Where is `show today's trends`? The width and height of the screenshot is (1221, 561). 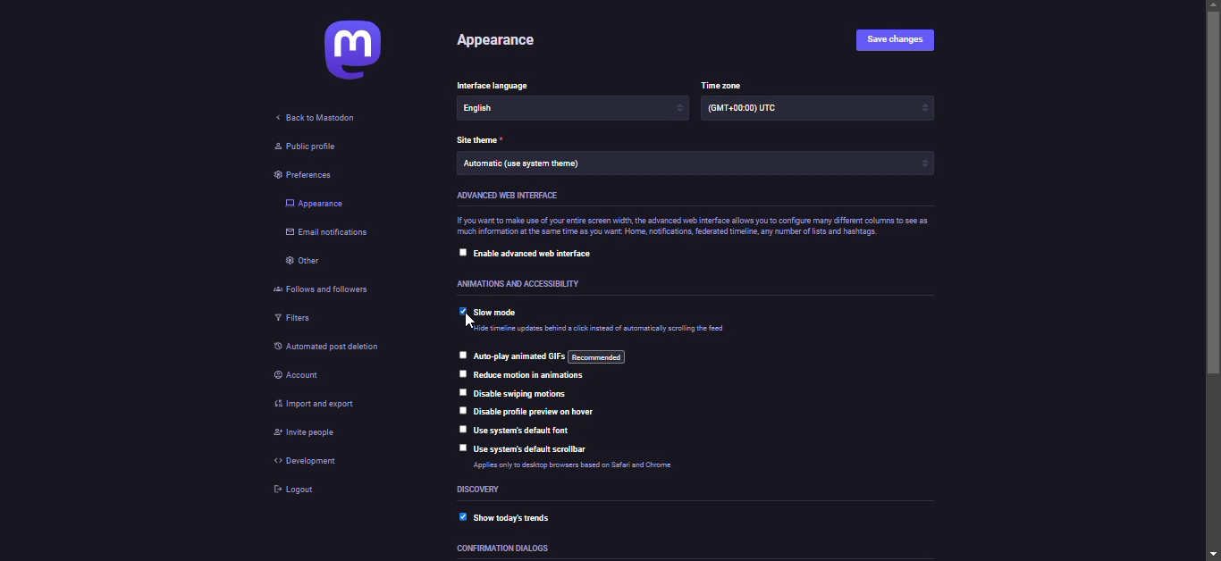 show today's trends is located at coordinates (521, 517).